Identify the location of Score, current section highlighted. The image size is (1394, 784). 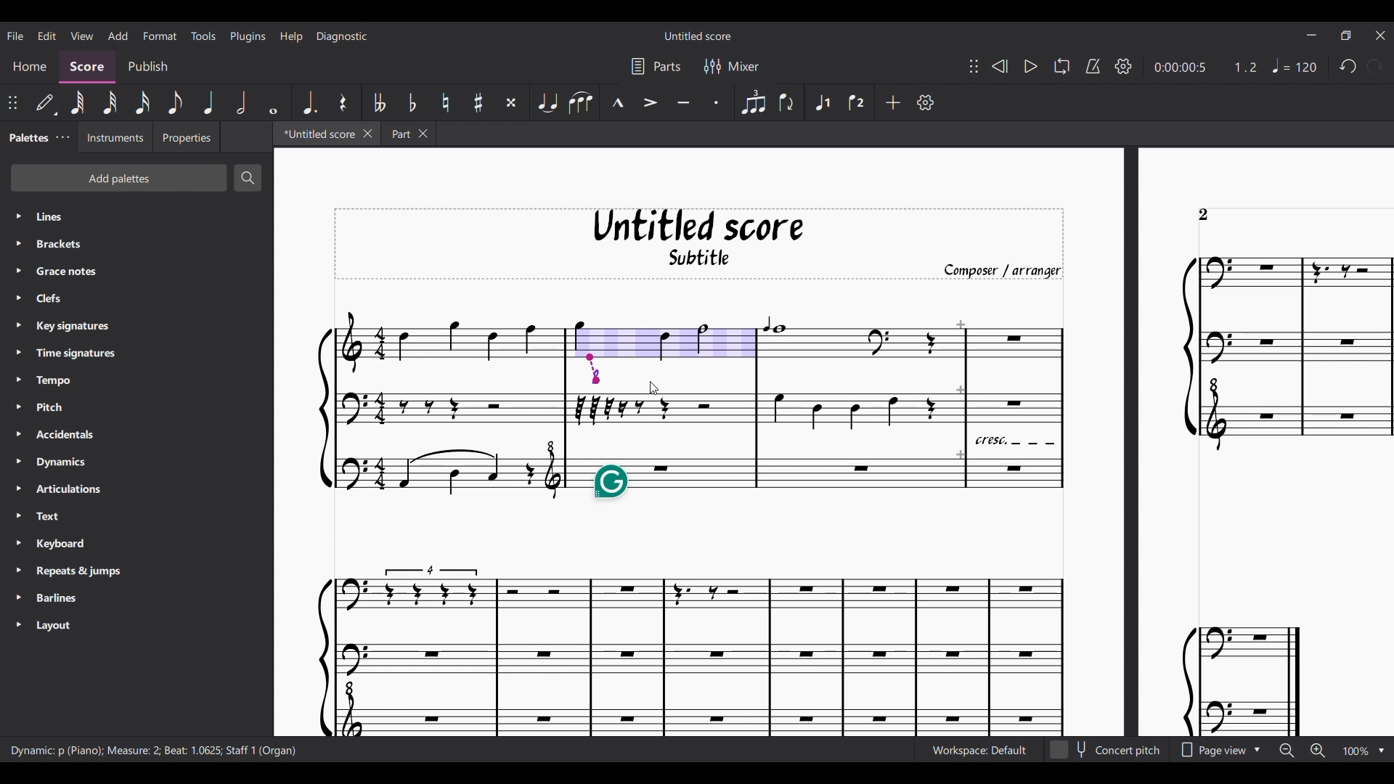
(87, 68).